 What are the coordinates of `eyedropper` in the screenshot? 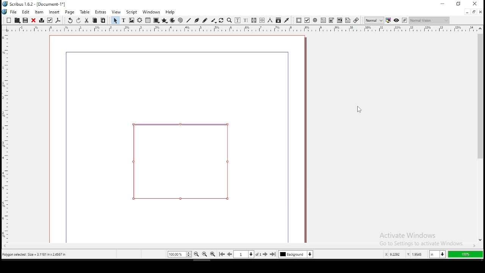 It's located at (287, 21).